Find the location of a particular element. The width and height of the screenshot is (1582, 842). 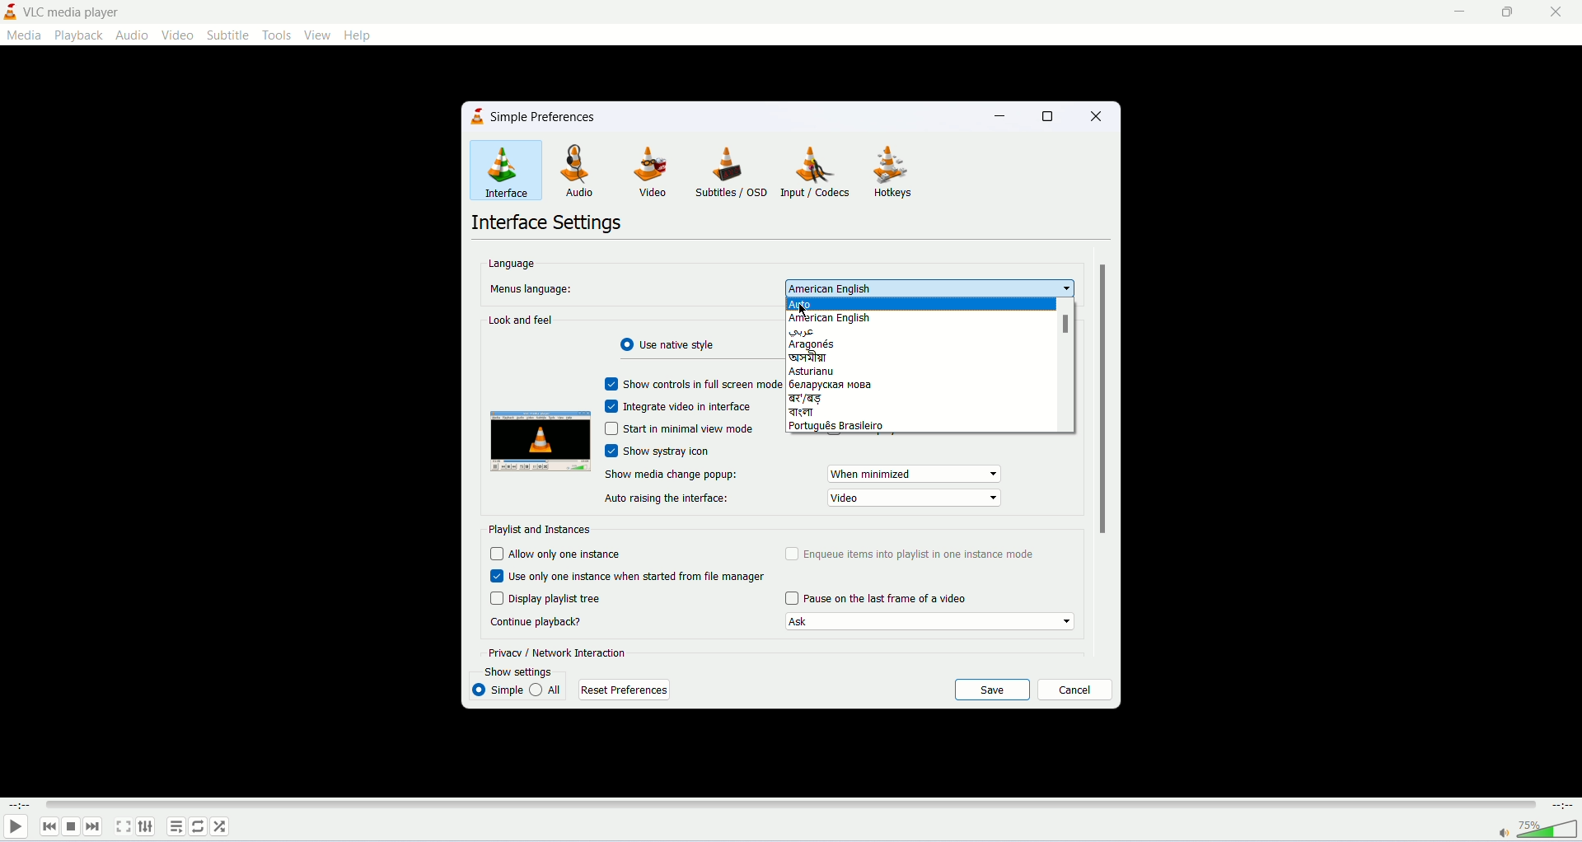

show control in fullscreen mode is located at coordinates (689, 384).